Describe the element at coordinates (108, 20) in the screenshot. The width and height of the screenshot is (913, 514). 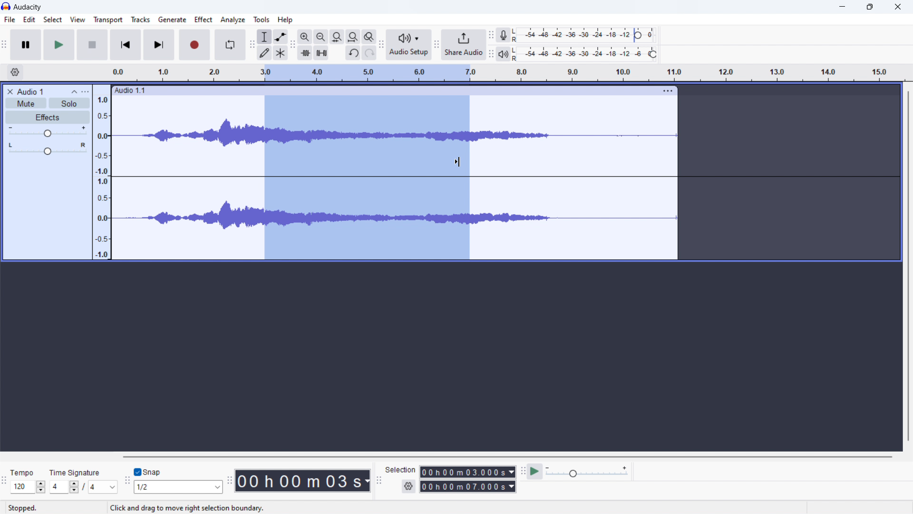
I see `transport` at that location.